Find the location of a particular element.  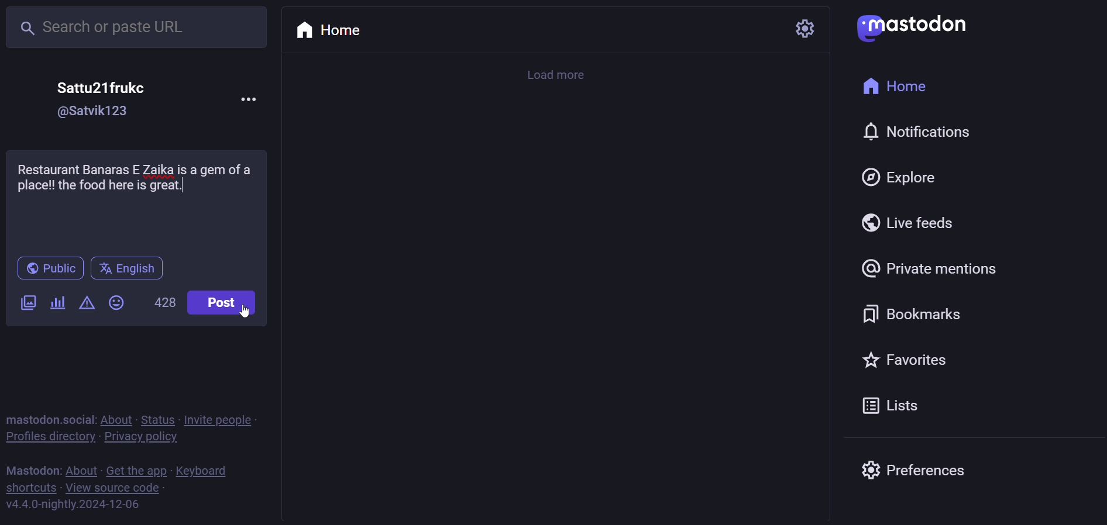

Notification is located at coordinates (914, 132).